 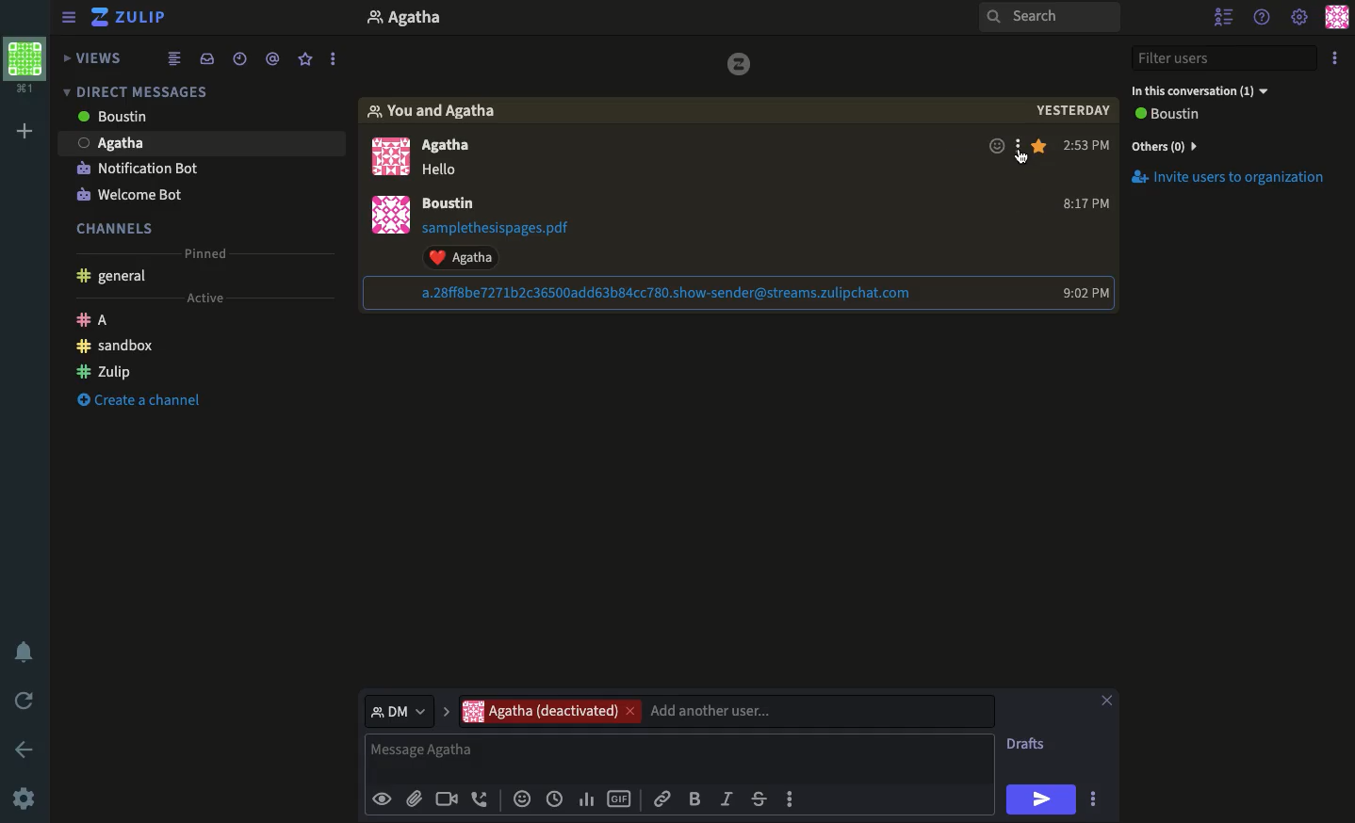 What do you see at coordinates (96, 322) in the screenshot?
I see `A` at bounding box center [96, 322].